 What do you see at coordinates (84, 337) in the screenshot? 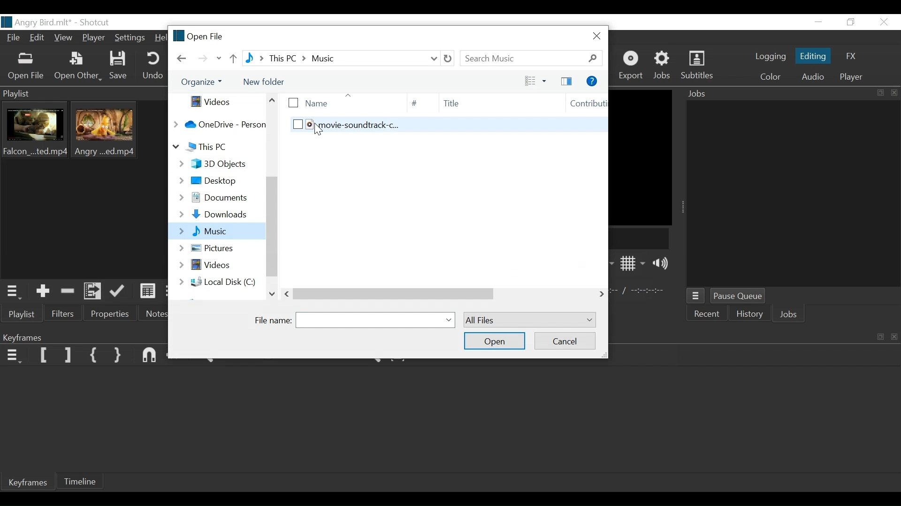
I see `Keyframe Panel` at bounding box center [84, 337].